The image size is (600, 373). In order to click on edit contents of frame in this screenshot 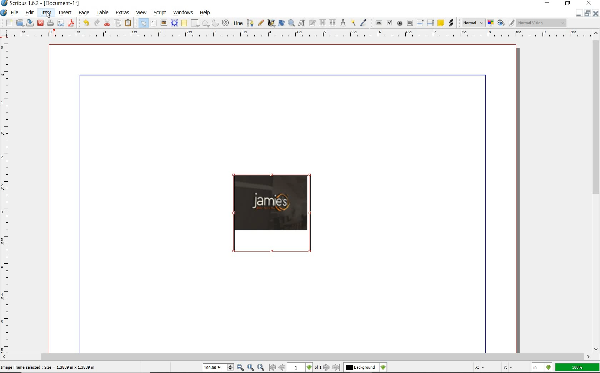, I will do `click(281, 23)`.